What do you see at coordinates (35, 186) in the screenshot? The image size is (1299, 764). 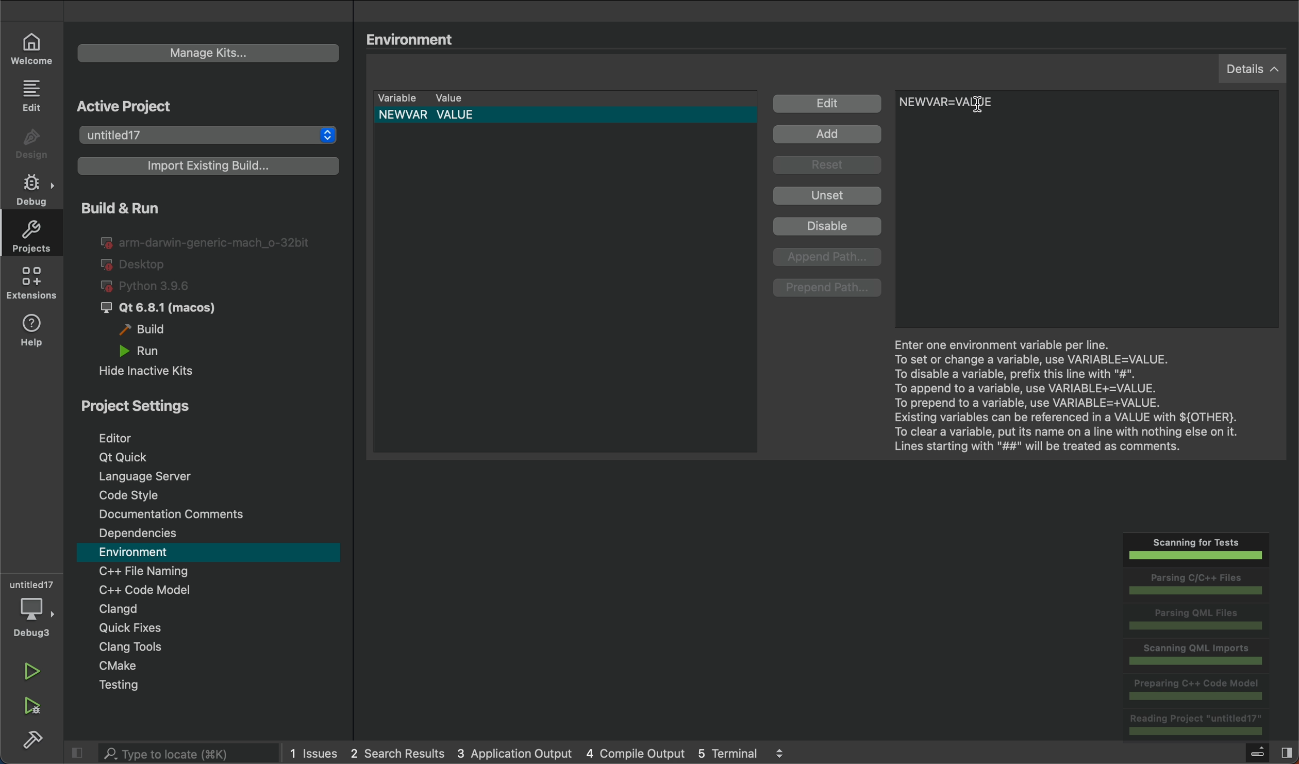 I see `debug` at bounding box center [35, 186].